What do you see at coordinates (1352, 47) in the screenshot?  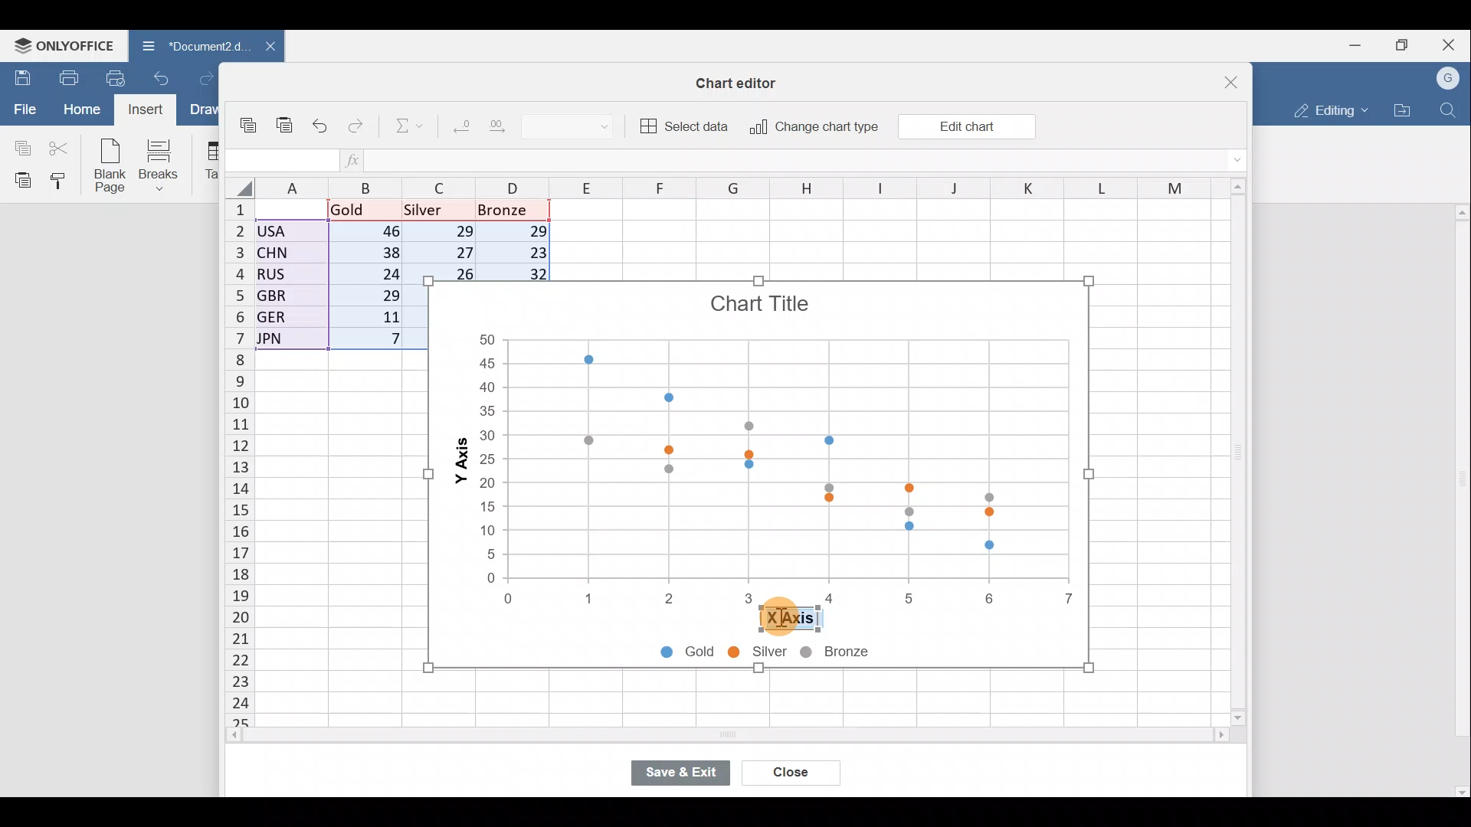 I see `Minimize` at bounding box center [1352, 47].